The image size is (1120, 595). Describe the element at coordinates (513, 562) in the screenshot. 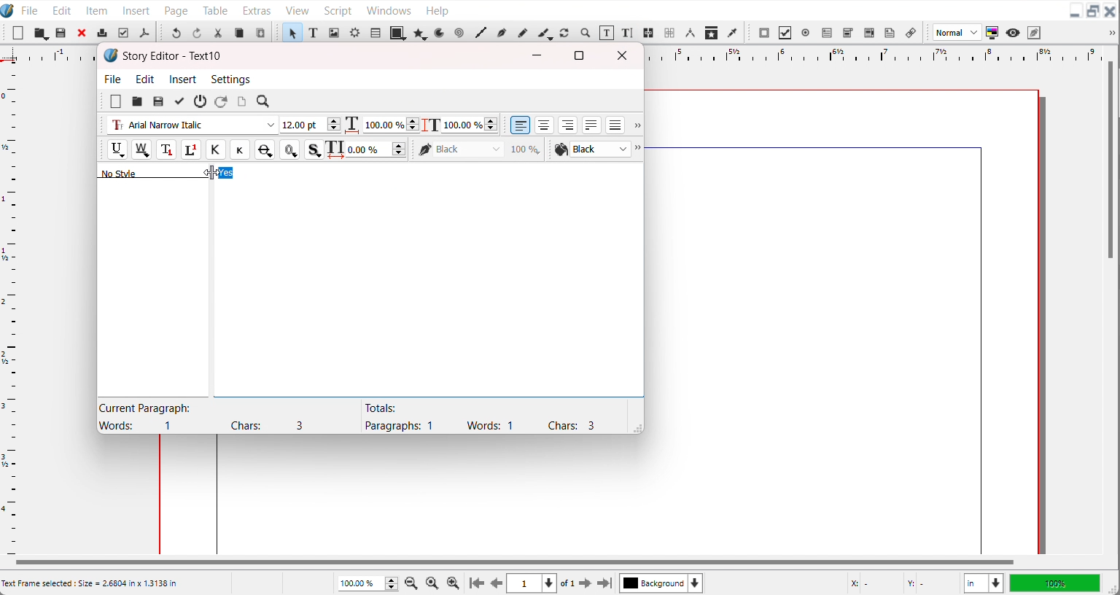

I see `Horizontal Scroll bar` at that location.